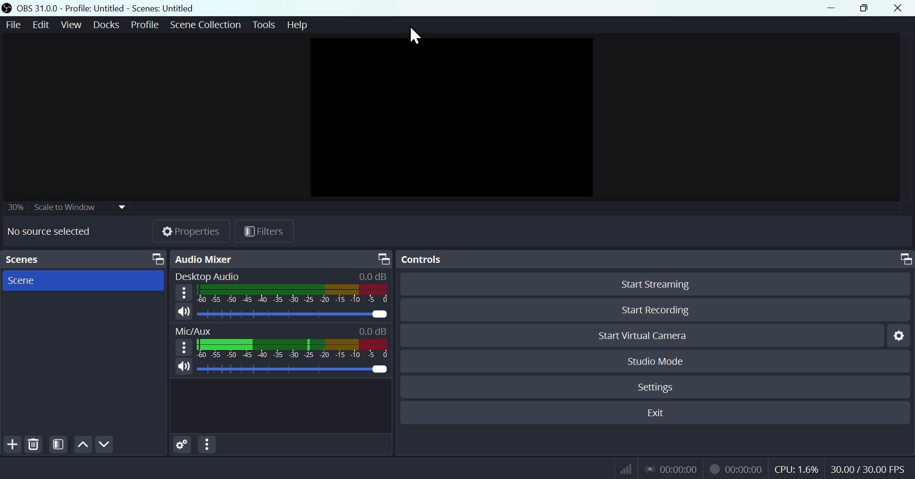  What do you see at coordinates (371, 330) in the screenshot?
I see `0.0dB` at bounding box center [371, 330].